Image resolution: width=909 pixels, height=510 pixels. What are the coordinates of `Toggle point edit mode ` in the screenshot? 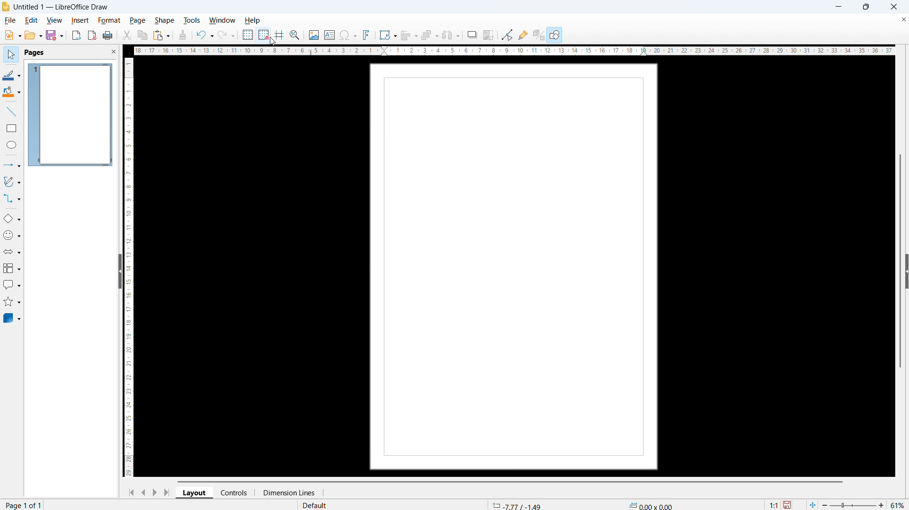 It's located at (507, 34).